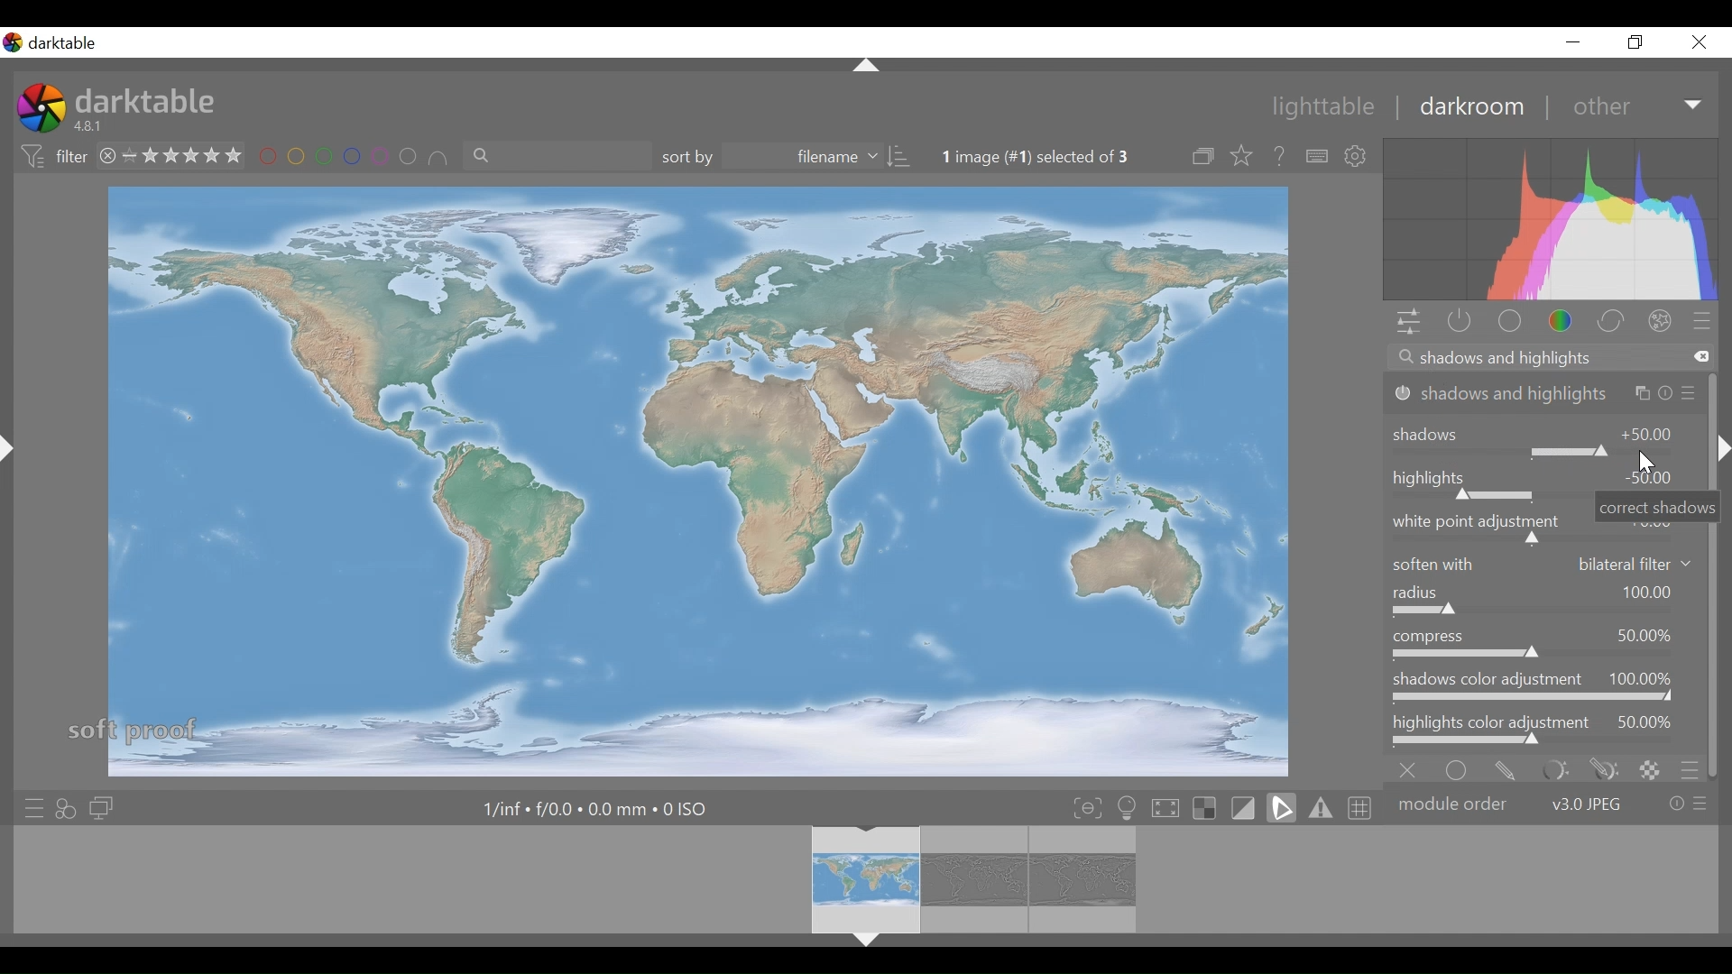  What do you see at coordinates (1486, 528) in the screenshot?
I see `` at bounding box center [1486, 528].